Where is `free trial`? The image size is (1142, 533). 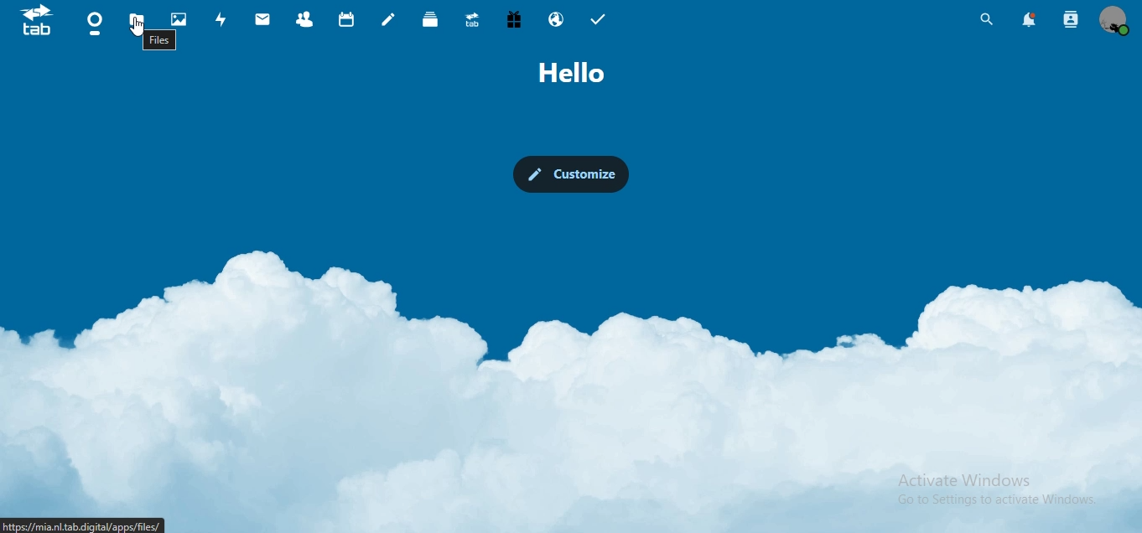 free trial is located at coordinates (514, 20).